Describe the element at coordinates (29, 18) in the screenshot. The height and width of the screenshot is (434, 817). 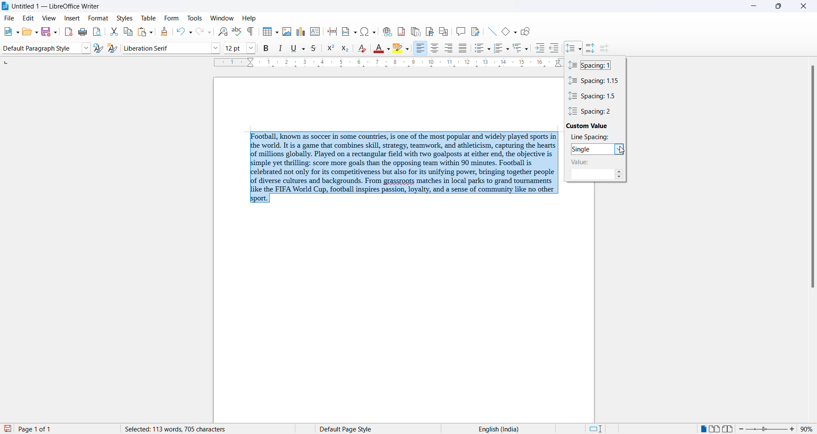
I see `edit` at that location.